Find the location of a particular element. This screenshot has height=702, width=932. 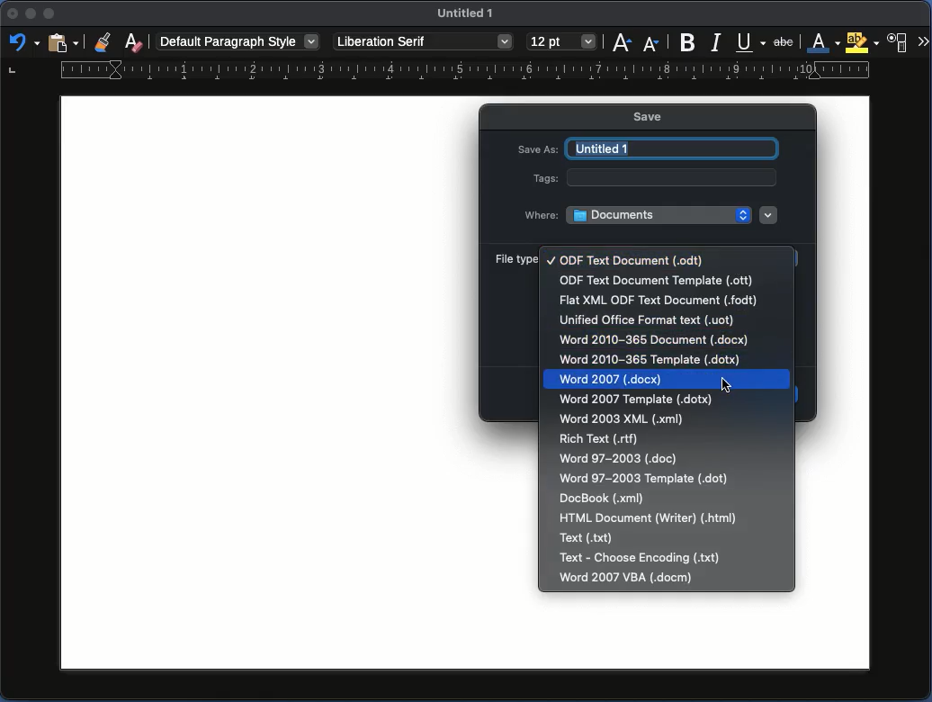

tags field is located at coordinates (676, 176).